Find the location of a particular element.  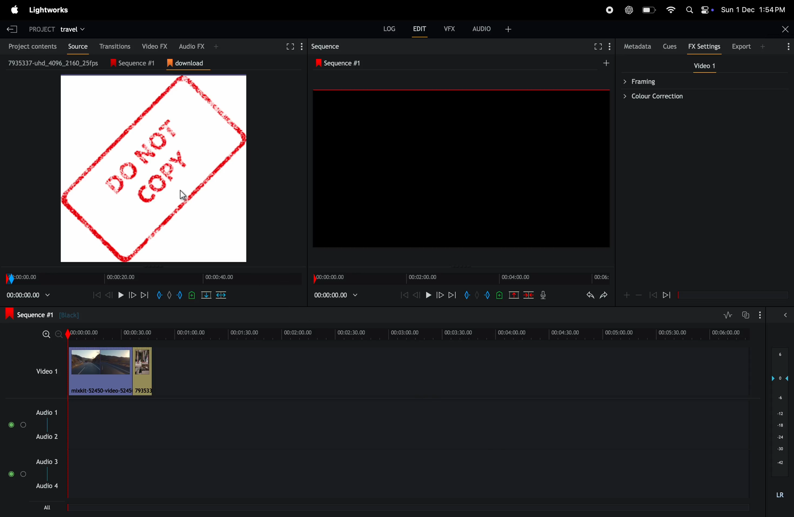

undo is located at coordinates (590, 295).